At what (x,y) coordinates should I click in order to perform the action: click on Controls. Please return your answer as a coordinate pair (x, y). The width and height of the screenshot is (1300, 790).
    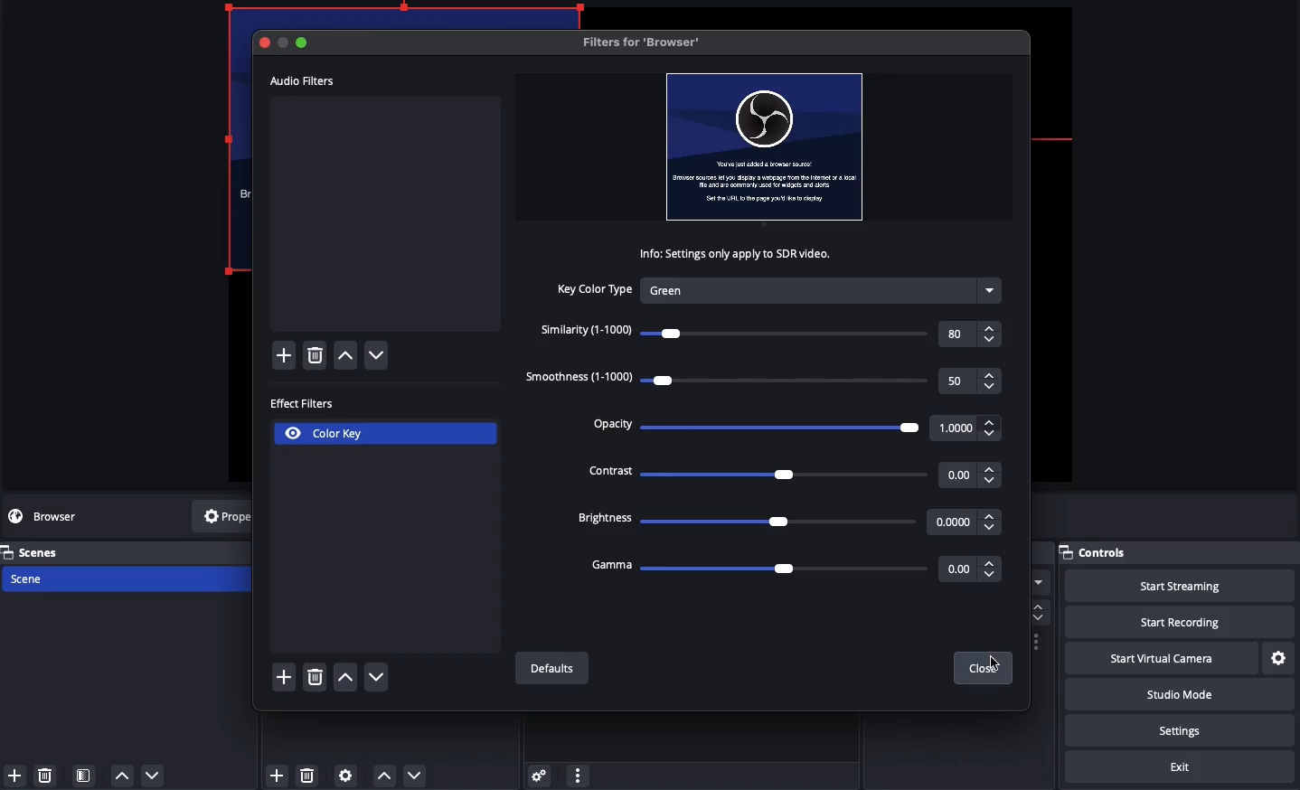
    Looking at the image, I should click on (1177, 552).